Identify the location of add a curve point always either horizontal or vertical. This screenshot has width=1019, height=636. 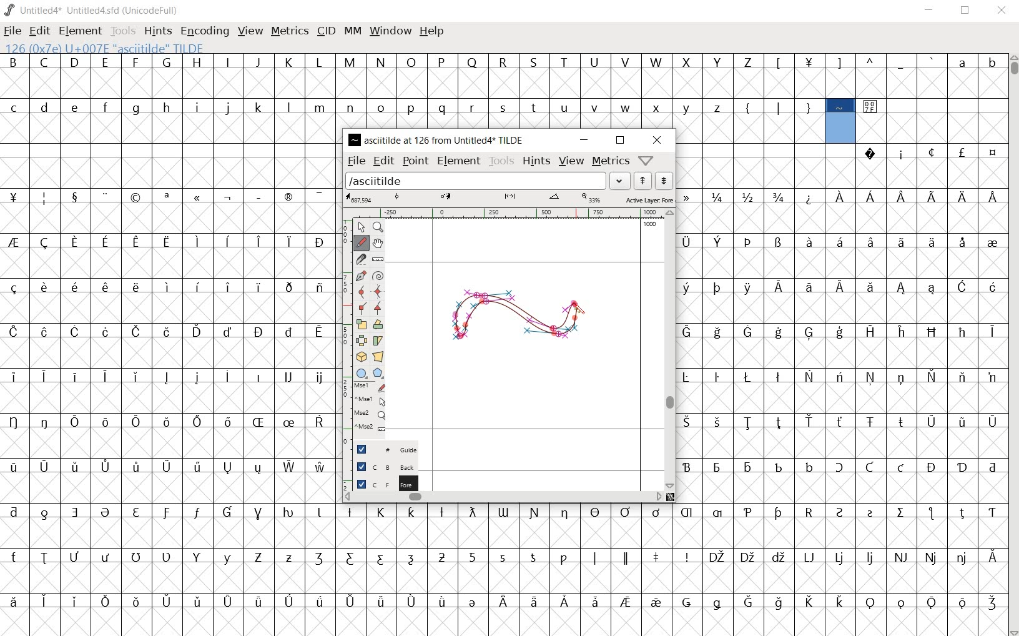
(378, 292).